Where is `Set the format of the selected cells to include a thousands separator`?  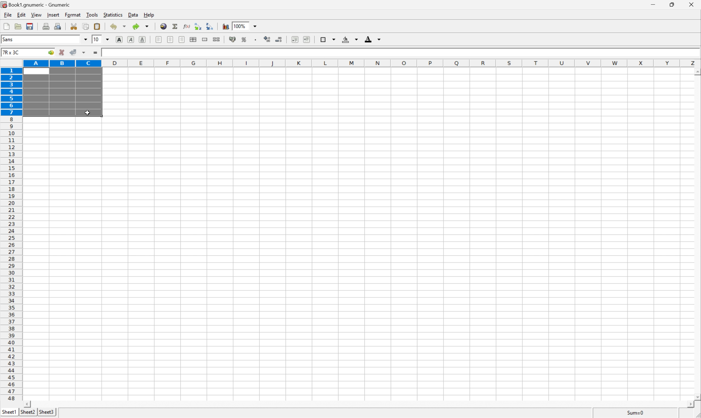 Set the format of the selected cells to include a thousands separator is located at coordinates (255, 39).